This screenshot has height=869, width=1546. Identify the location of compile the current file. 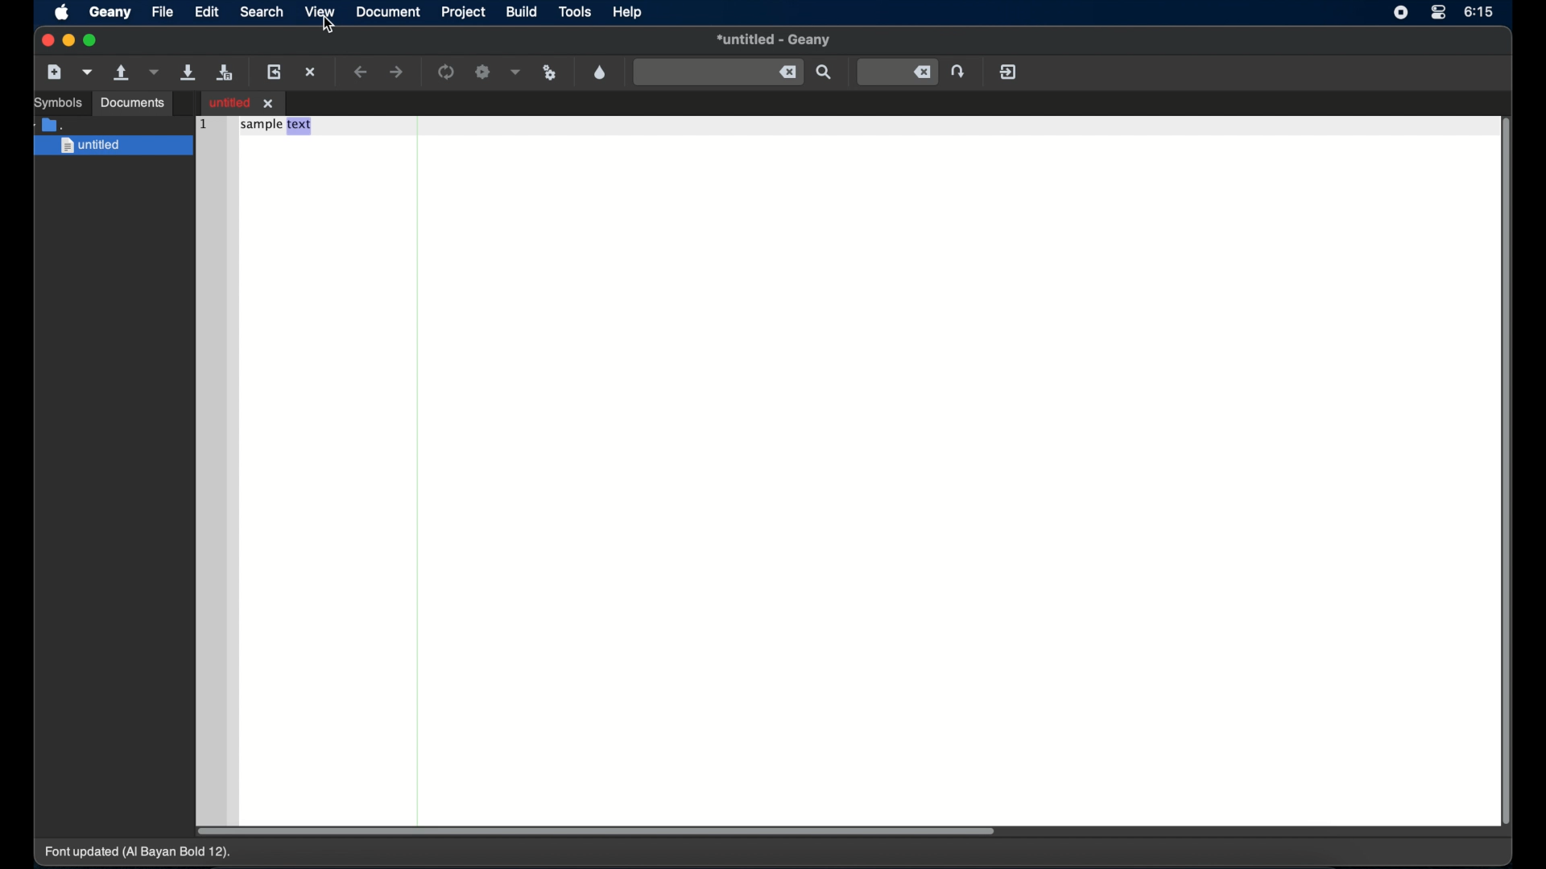
(447, 72).